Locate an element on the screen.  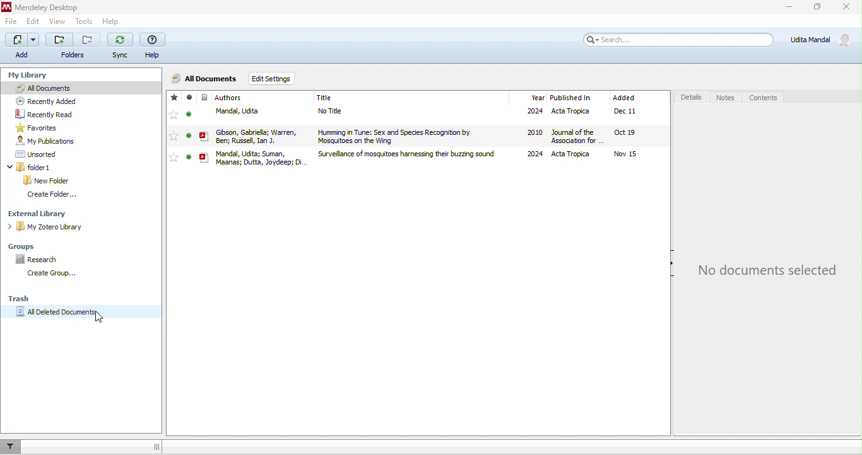
my zotero library is located at coordinates (50, 228).